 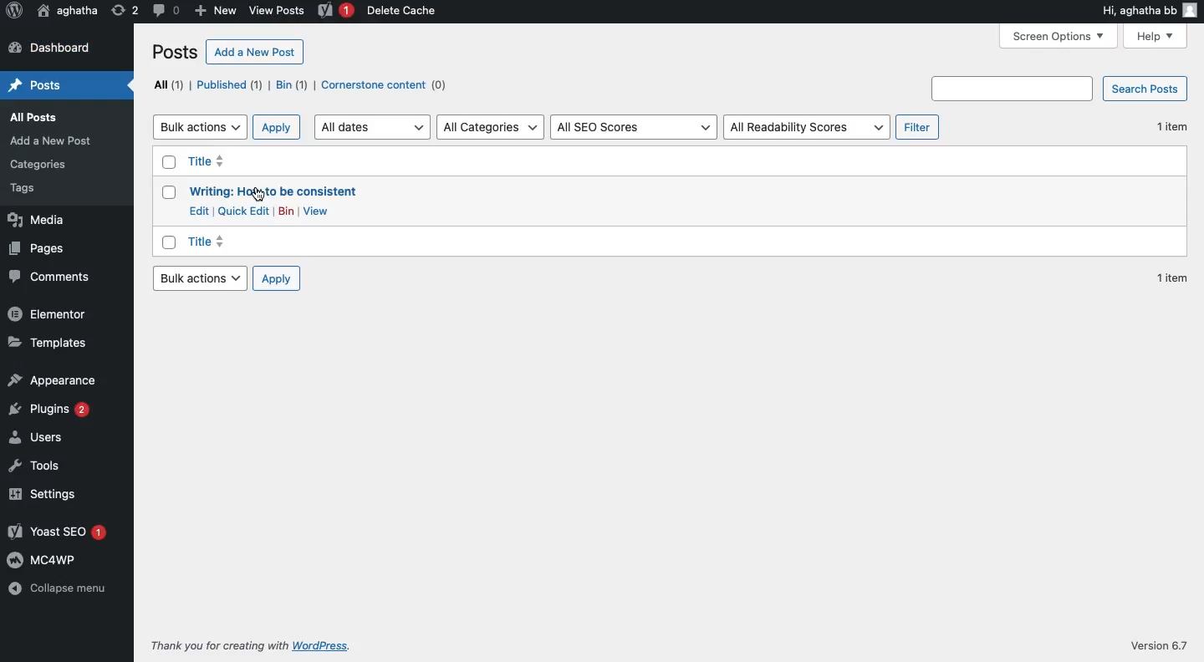 I want to click on Tags, so click(x=23, y=186).